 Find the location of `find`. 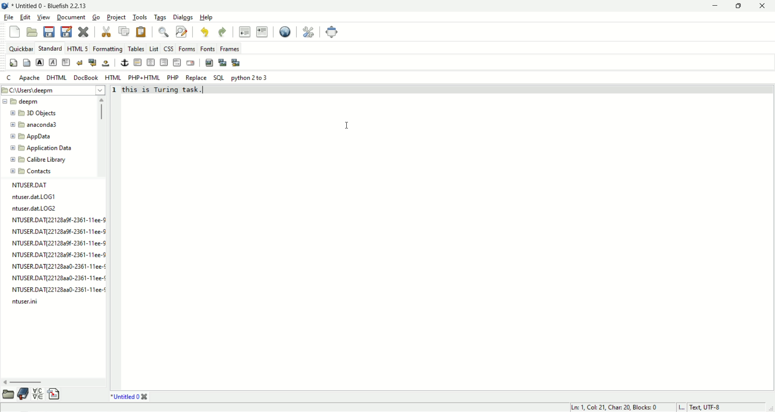

find is located at coordinates (165, 32).